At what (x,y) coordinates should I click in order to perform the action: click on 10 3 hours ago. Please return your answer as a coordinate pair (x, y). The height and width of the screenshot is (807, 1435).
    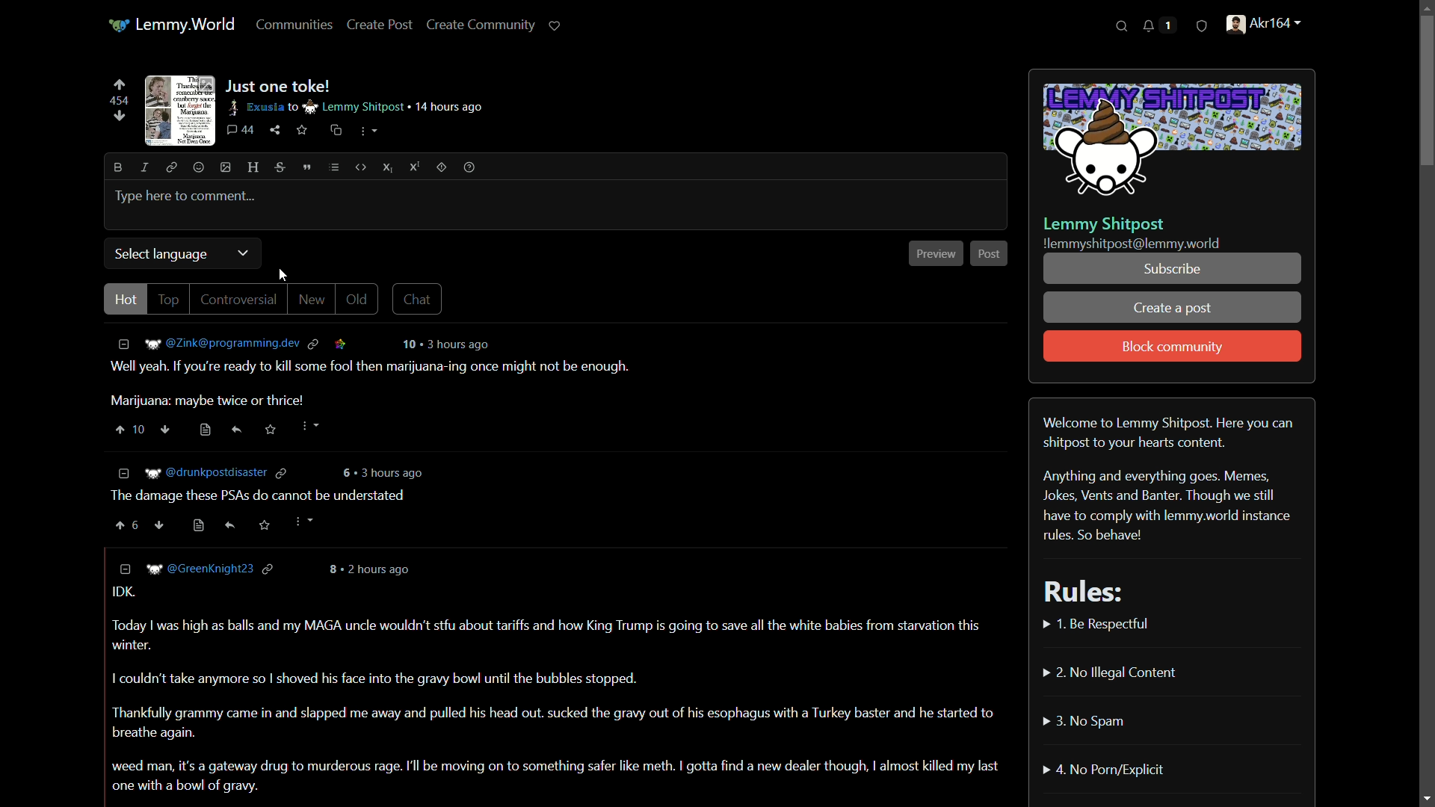
    Looking at the image, I should click on (448, 344).